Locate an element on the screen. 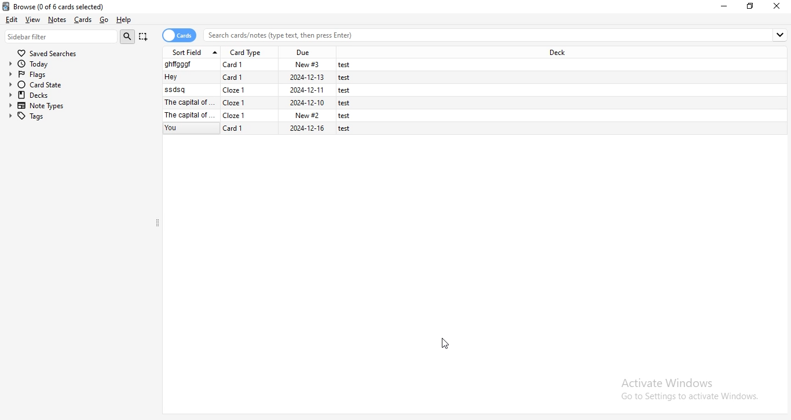  help is located at coordinates (127, 21).